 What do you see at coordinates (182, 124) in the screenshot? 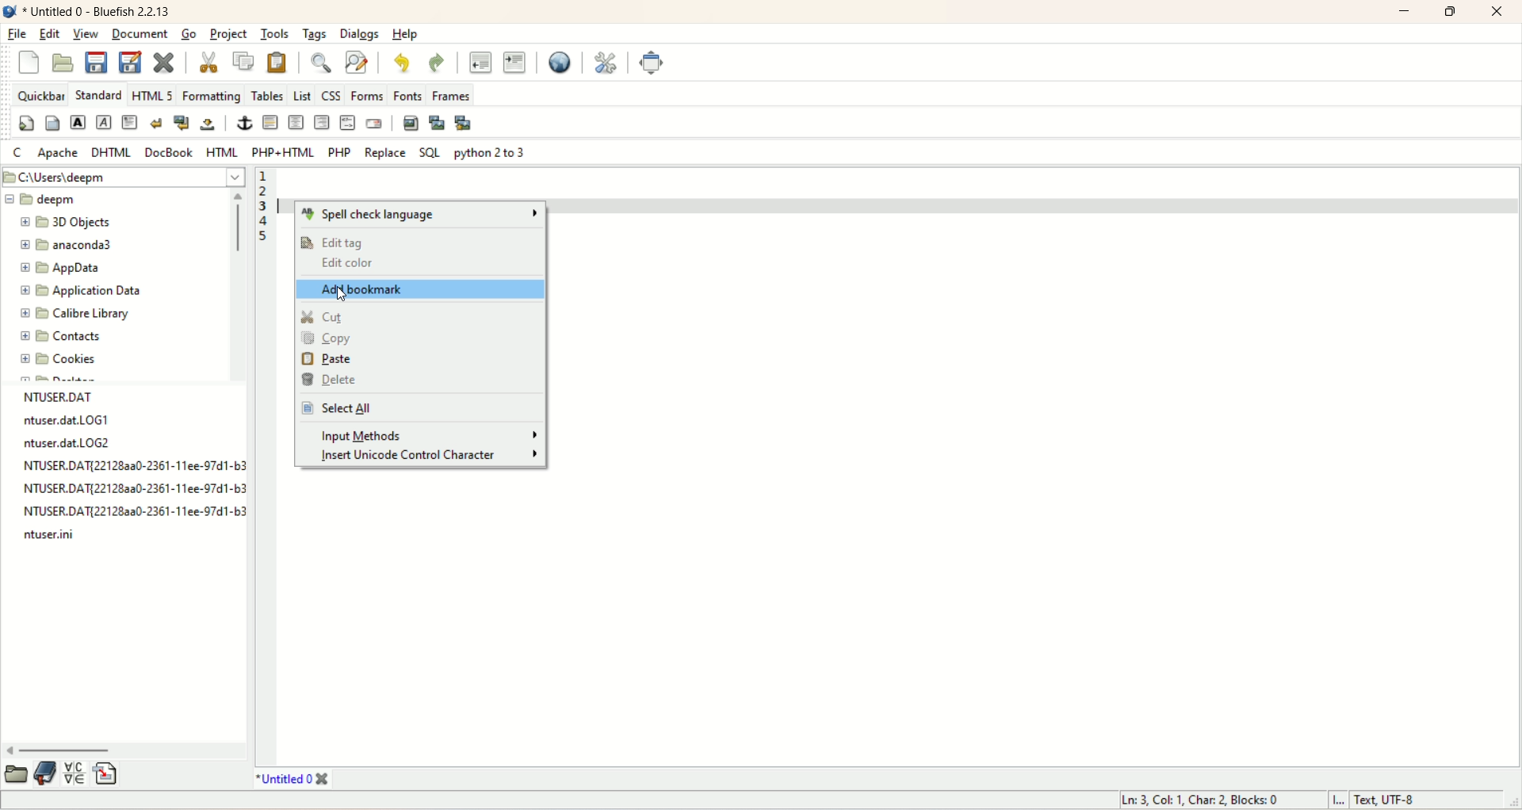
I see `break and clean` at bounding box center [182, 124].